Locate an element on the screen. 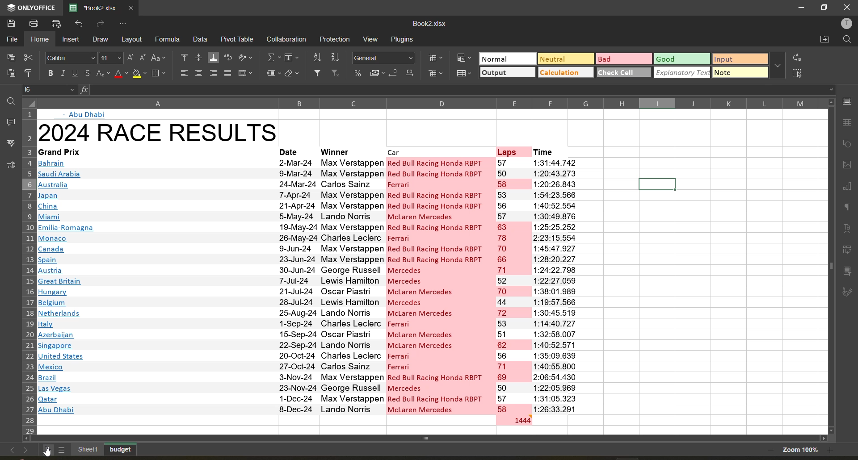  underline is located at coordinates (78, 74).